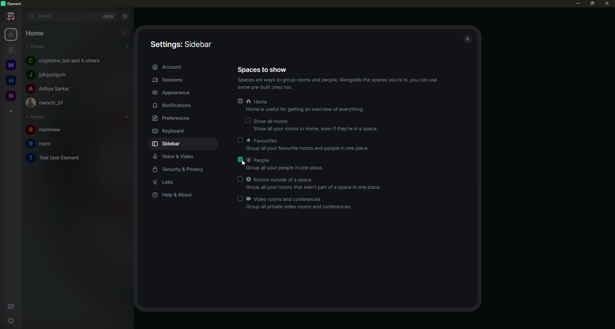 Image resolution: width=615 pixels, height=329 pixels. What do you see at coordinates (36, 33) in the screenshot?
I see `home` at bounding box center [36, 33].